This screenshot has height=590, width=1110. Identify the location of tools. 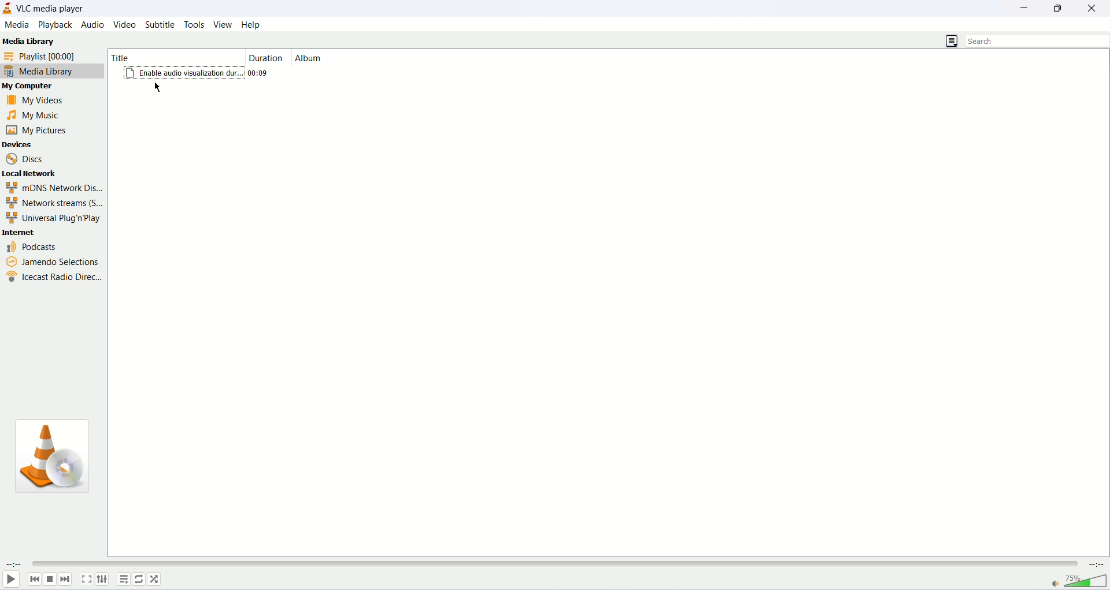
(195, 25).